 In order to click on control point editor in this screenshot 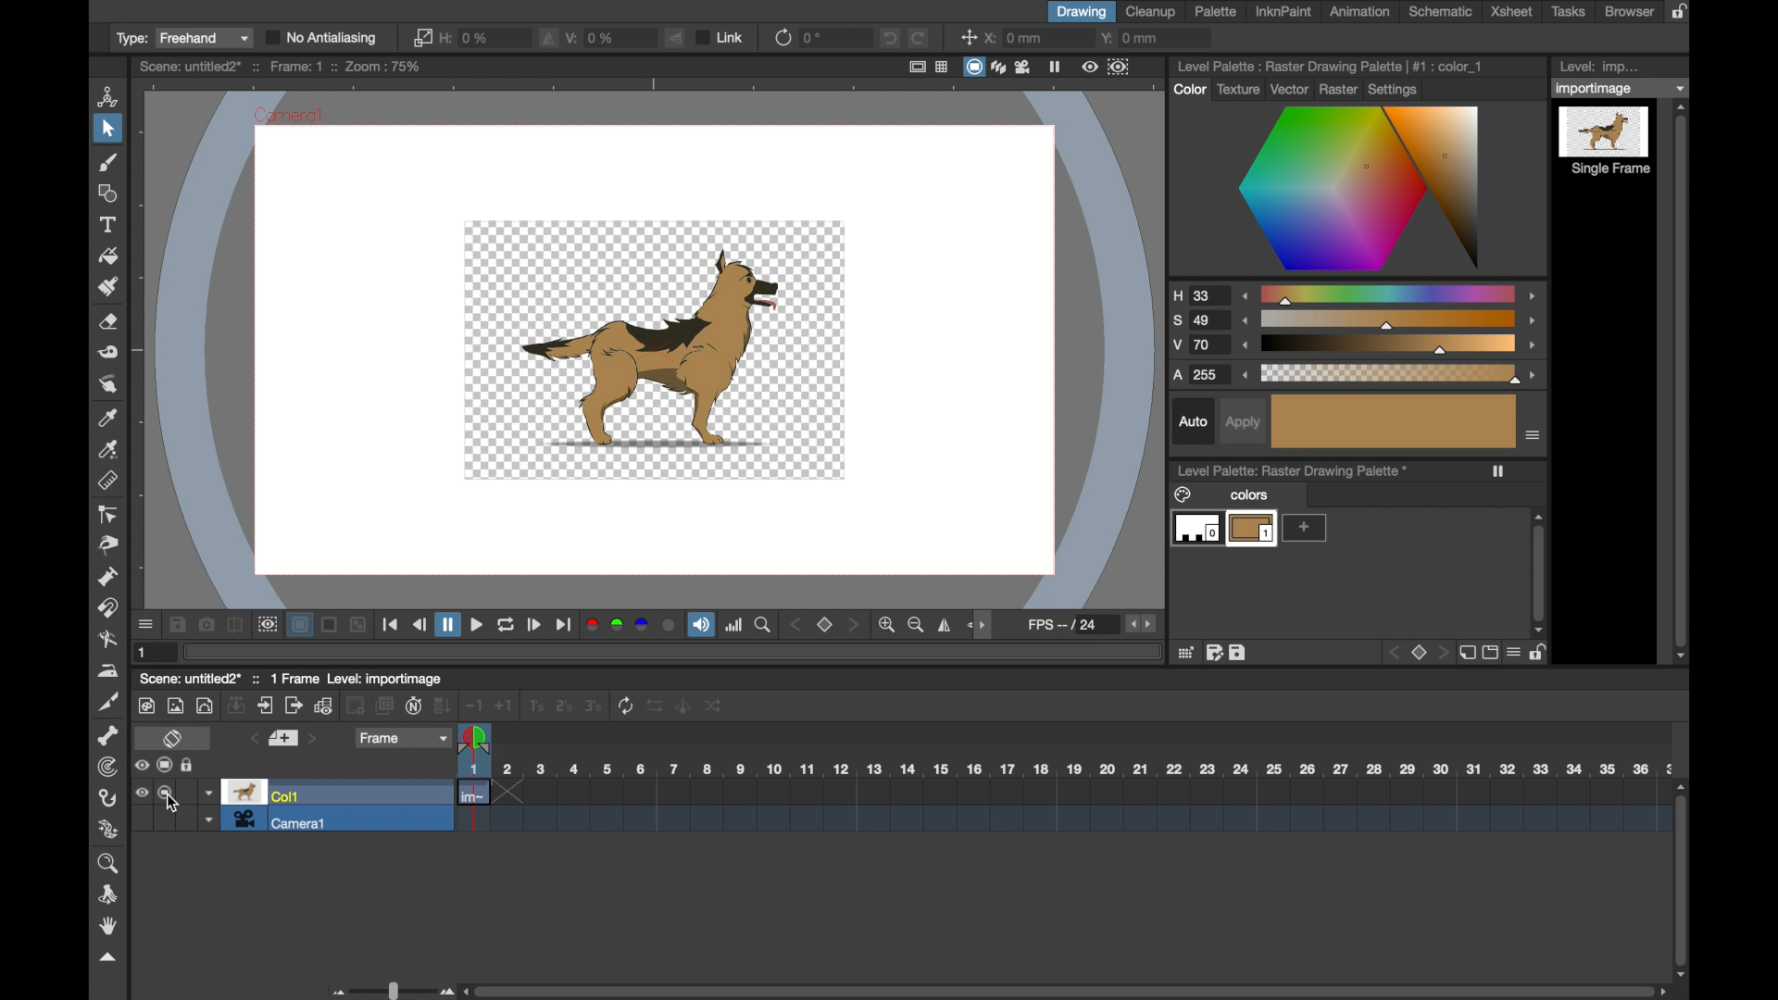, I will do `click(109, 515)`.